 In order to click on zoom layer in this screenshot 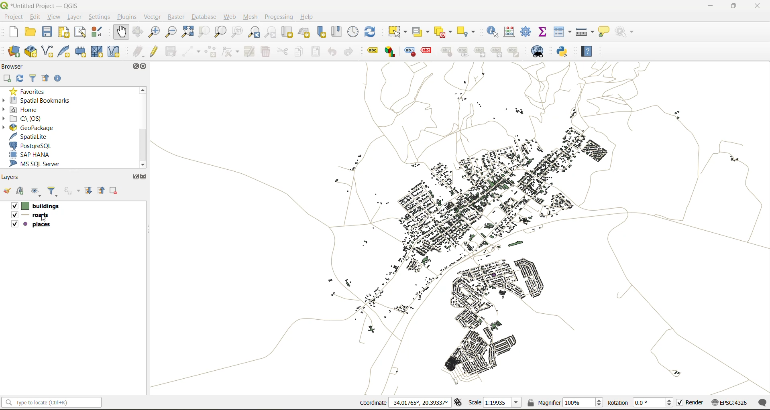, I will do `click(221, 31)`.